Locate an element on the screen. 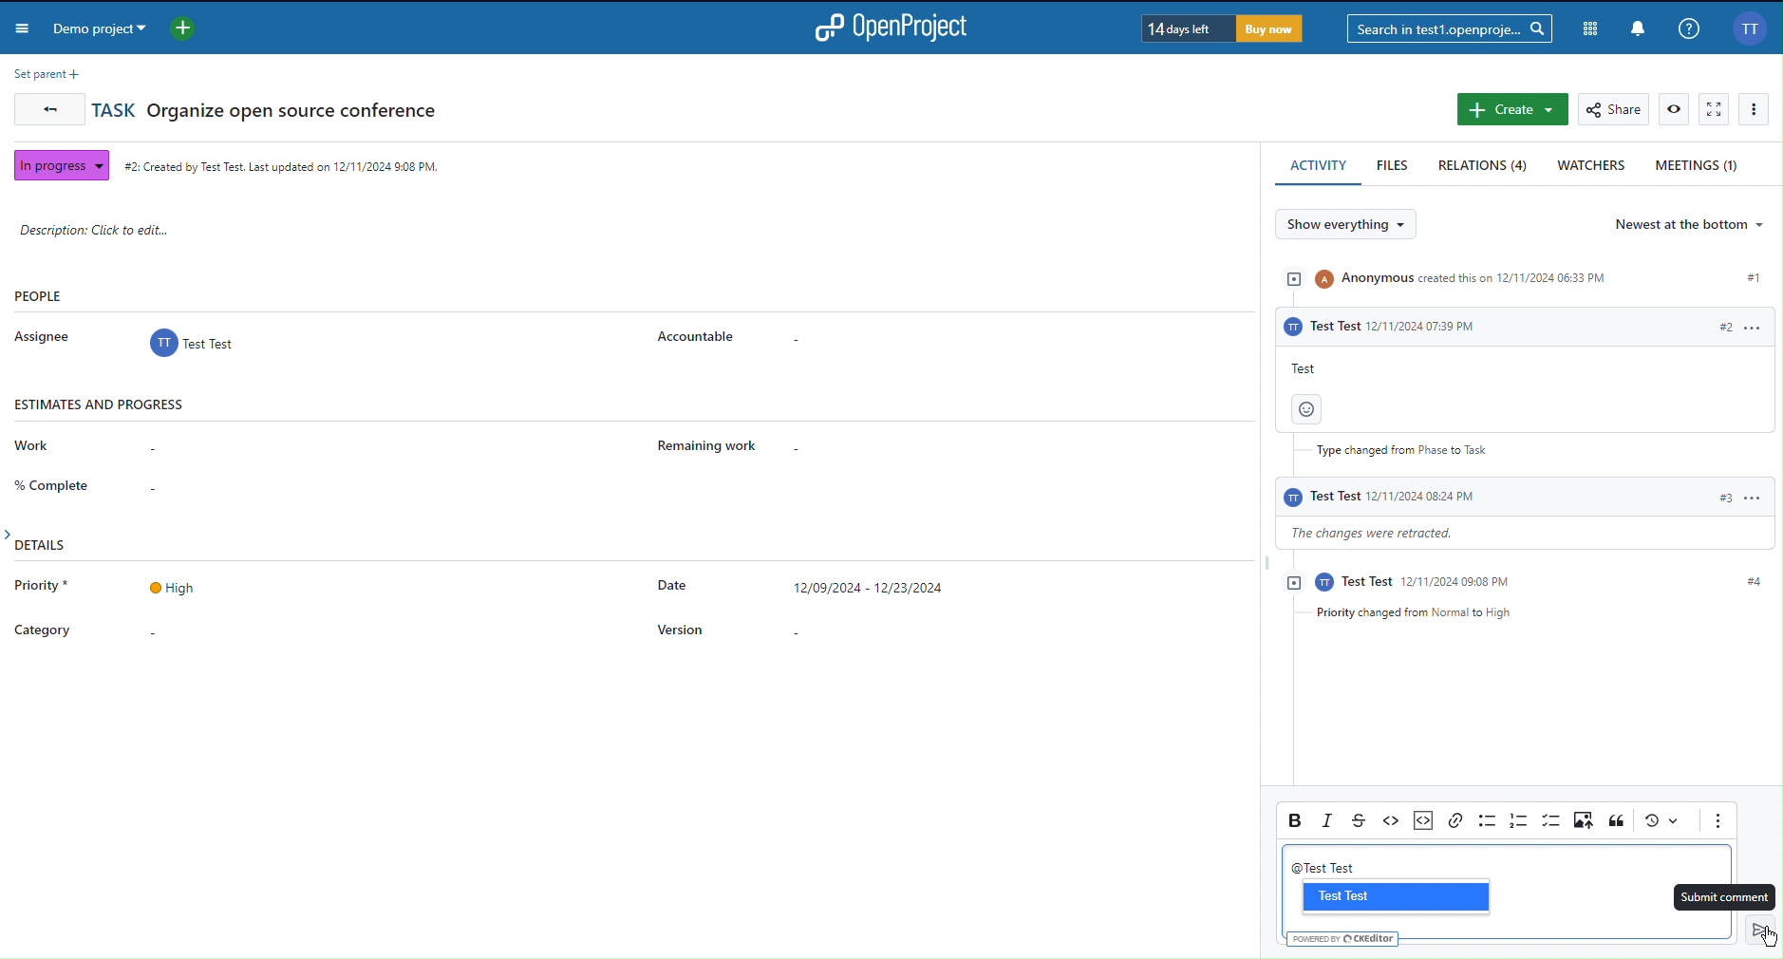 The height and width of the screenshot is (959, 1783). Search bar is located at coordinates (1448, 28).